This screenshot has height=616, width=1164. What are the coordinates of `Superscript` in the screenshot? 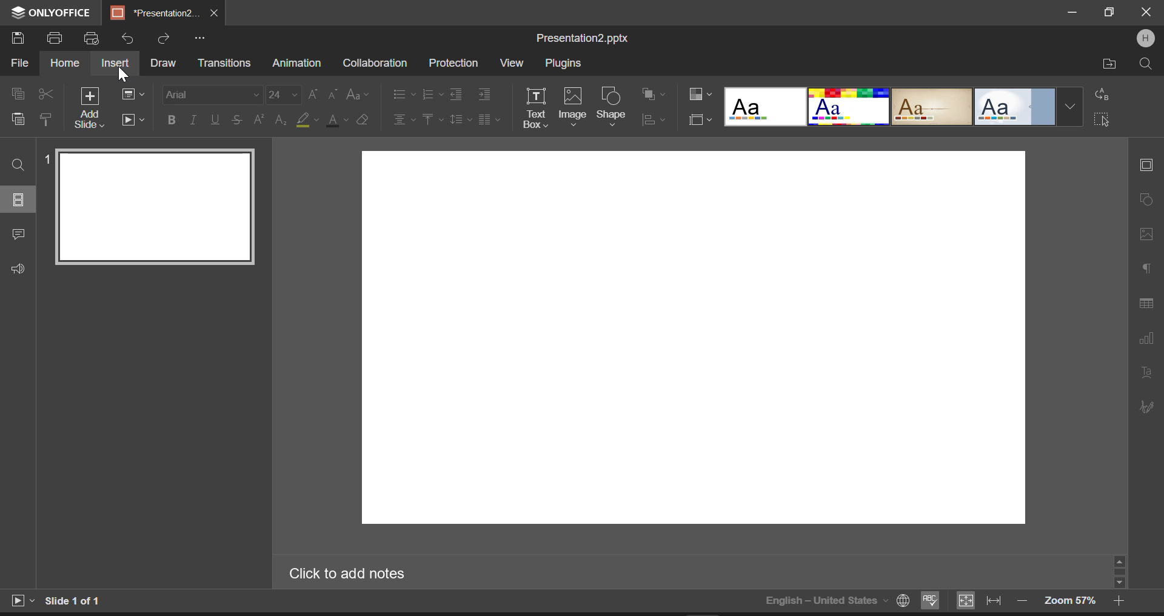 It's located at (258, 121).